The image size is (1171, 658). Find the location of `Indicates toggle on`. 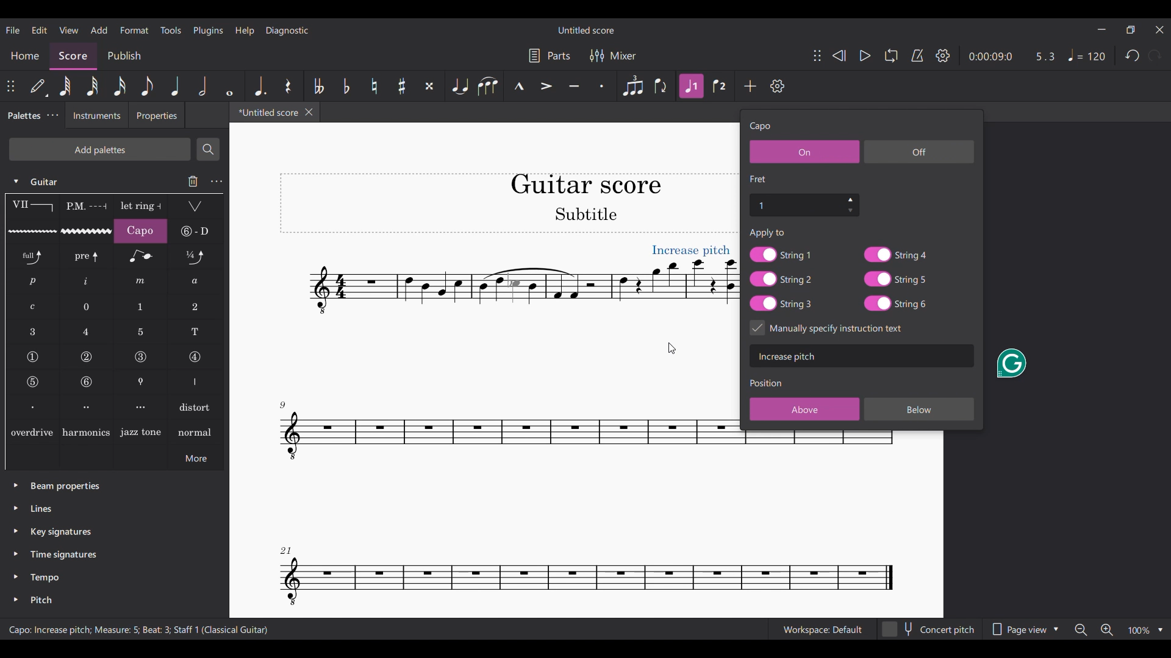

Indicates toggle on is located at coordinates (756, 327).